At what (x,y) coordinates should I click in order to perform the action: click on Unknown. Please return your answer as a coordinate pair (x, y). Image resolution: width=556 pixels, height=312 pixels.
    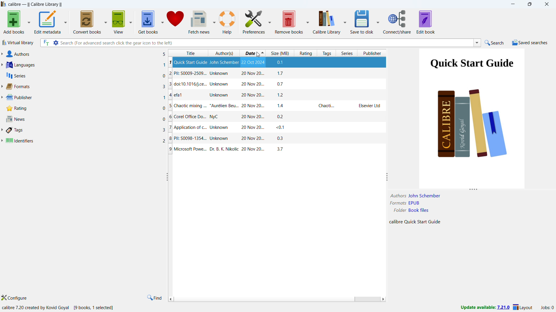
    Looking at the image, I should click on (220, 96).